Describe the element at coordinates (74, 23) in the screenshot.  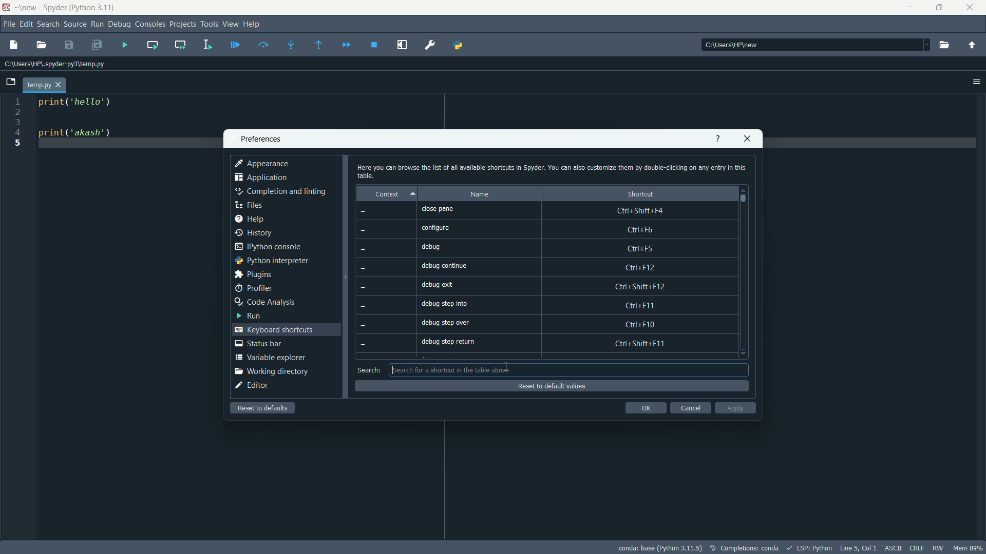
I see `source men` at that location.